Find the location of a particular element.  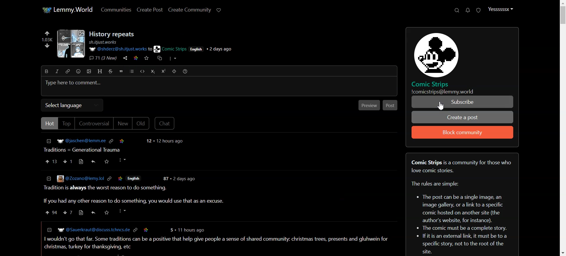

Italic is located at coordinates (57, 71).